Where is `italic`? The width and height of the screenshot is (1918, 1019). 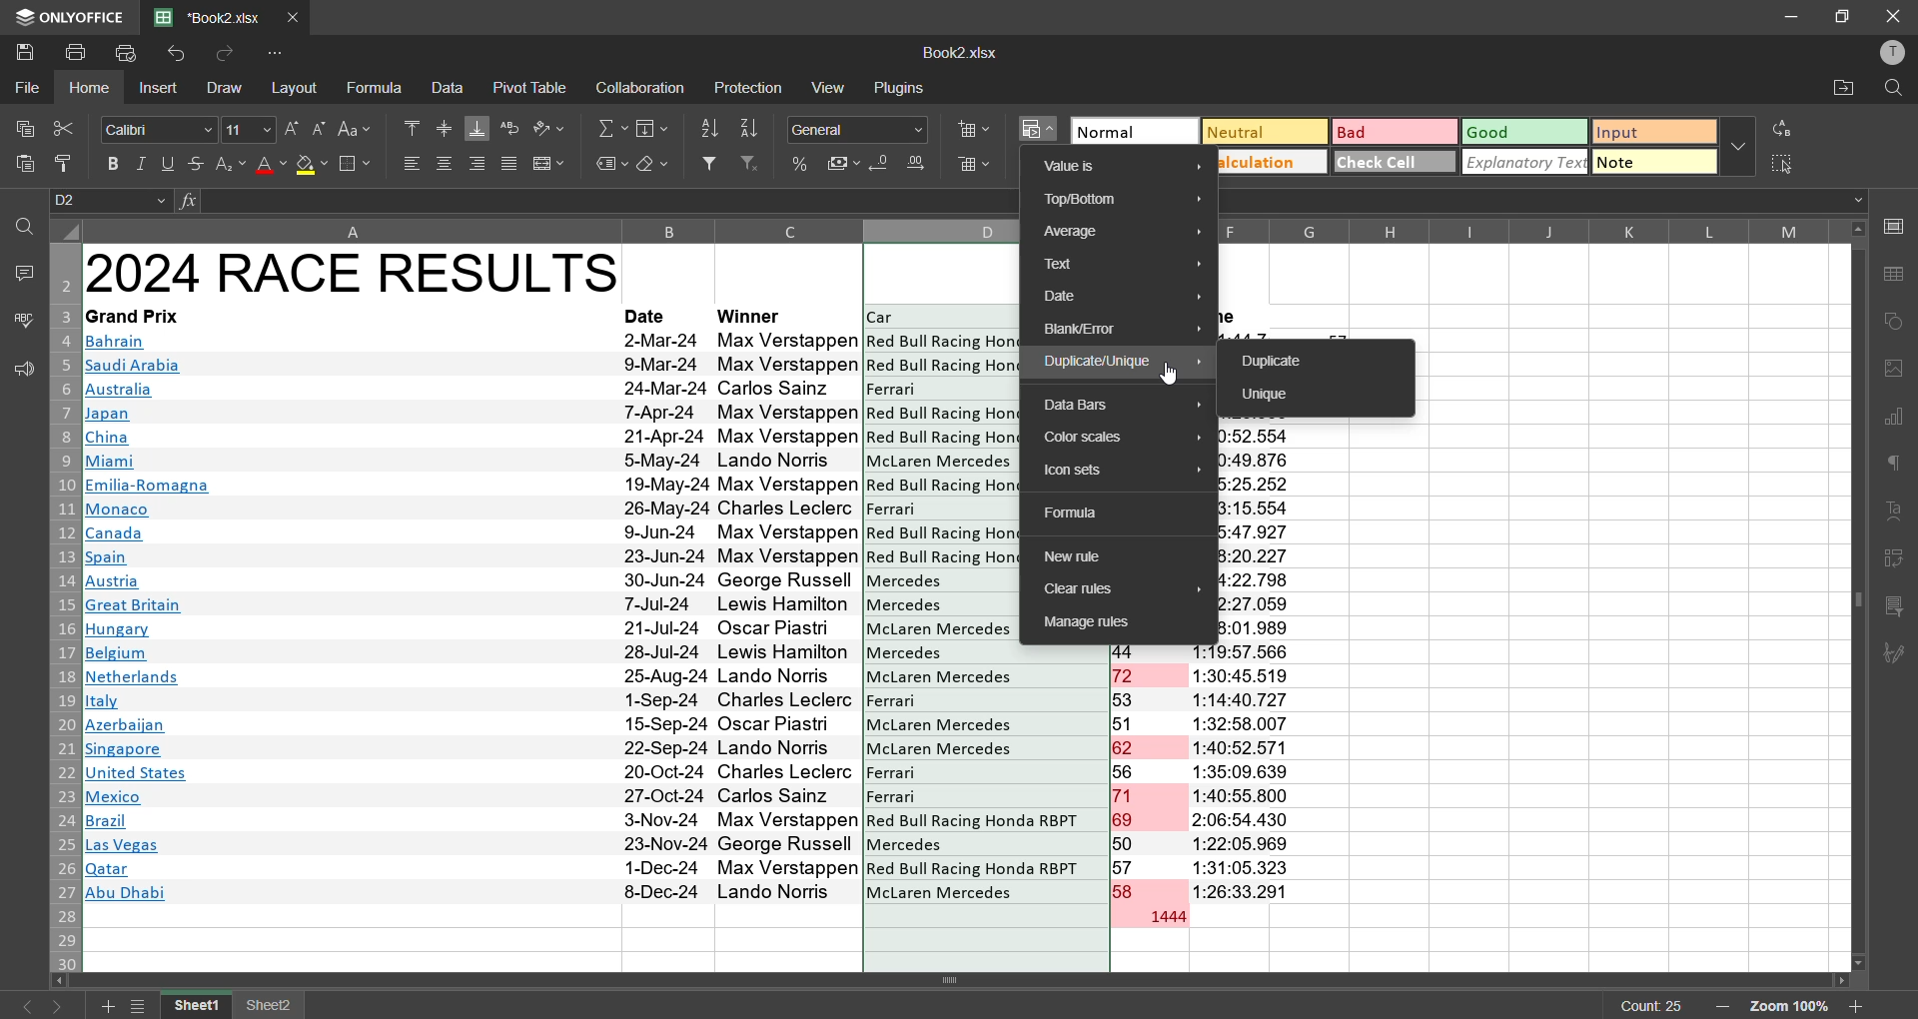
italic is located at coordinates (143, 164).